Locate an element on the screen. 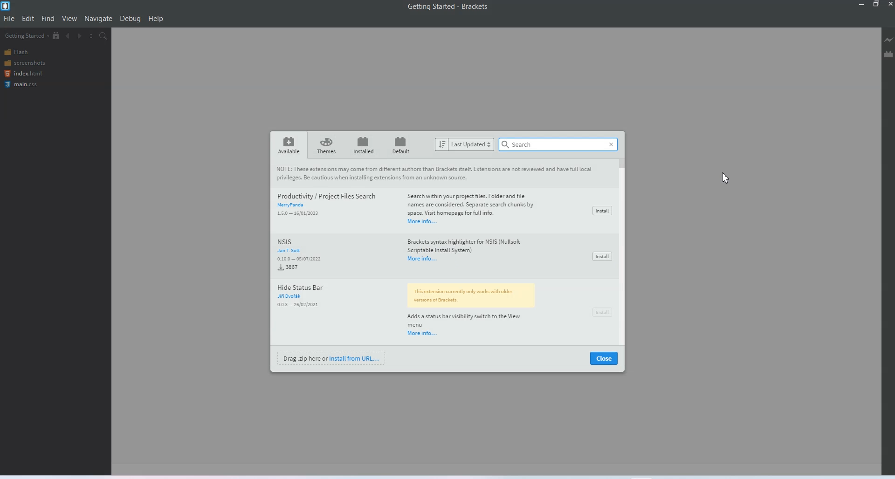 The width and height of the screenshot is (895, 479). Navigate backward is located at coordinates (69, 35).